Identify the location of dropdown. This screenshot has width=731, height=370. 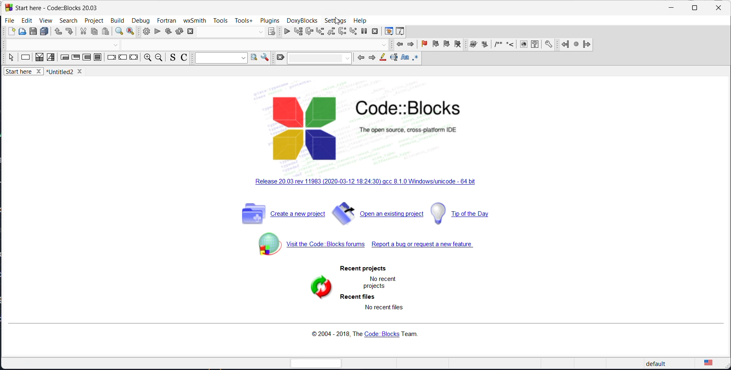
(116, 46).